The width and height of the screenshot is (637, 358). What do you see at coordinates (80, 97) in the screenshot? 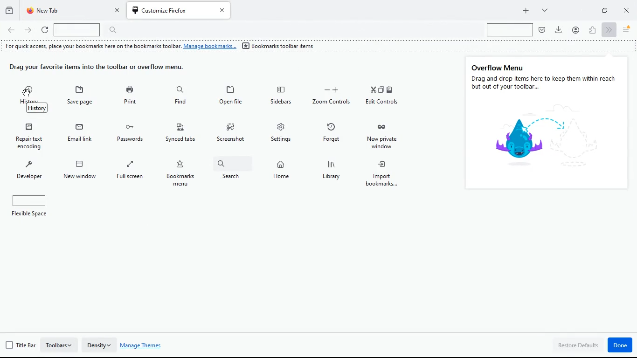
I see `save page` at bounding box center [80, 97].